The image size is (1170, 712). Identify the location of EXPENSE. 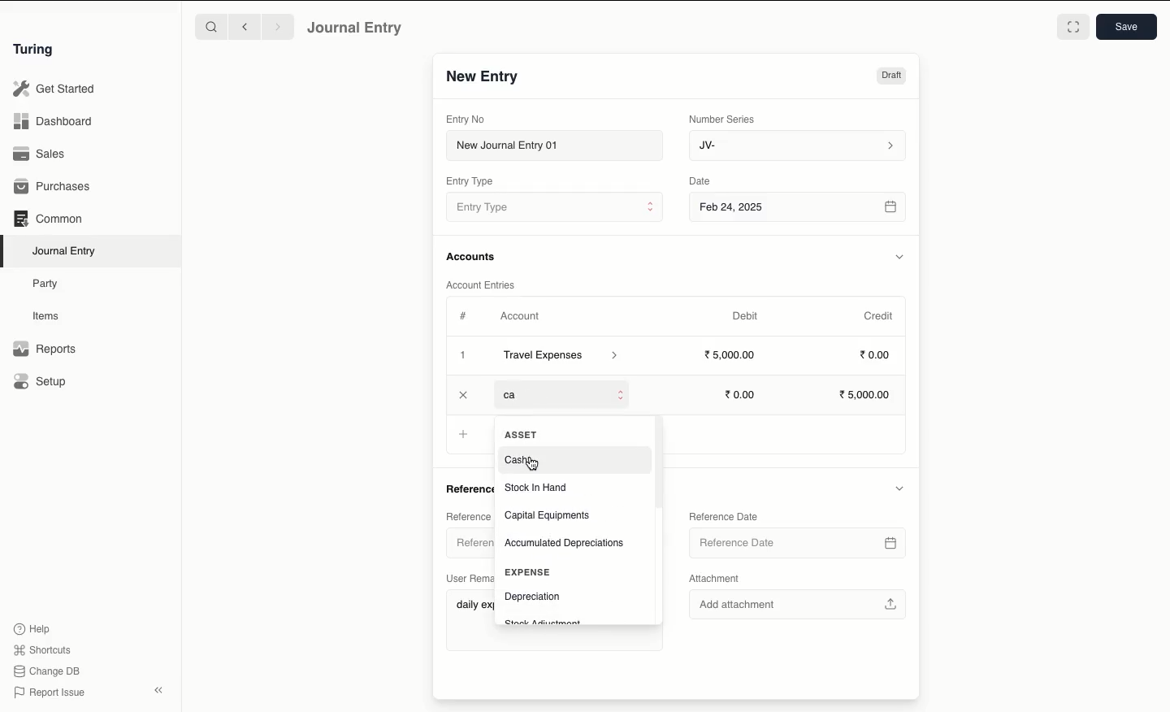
(532, 571).